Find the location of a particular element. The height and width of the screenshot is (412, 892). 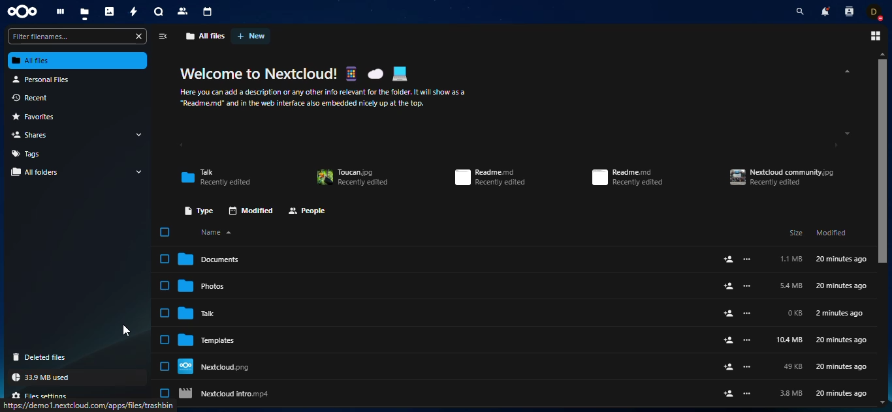

Scroll up is located at coordinates (843, 71).